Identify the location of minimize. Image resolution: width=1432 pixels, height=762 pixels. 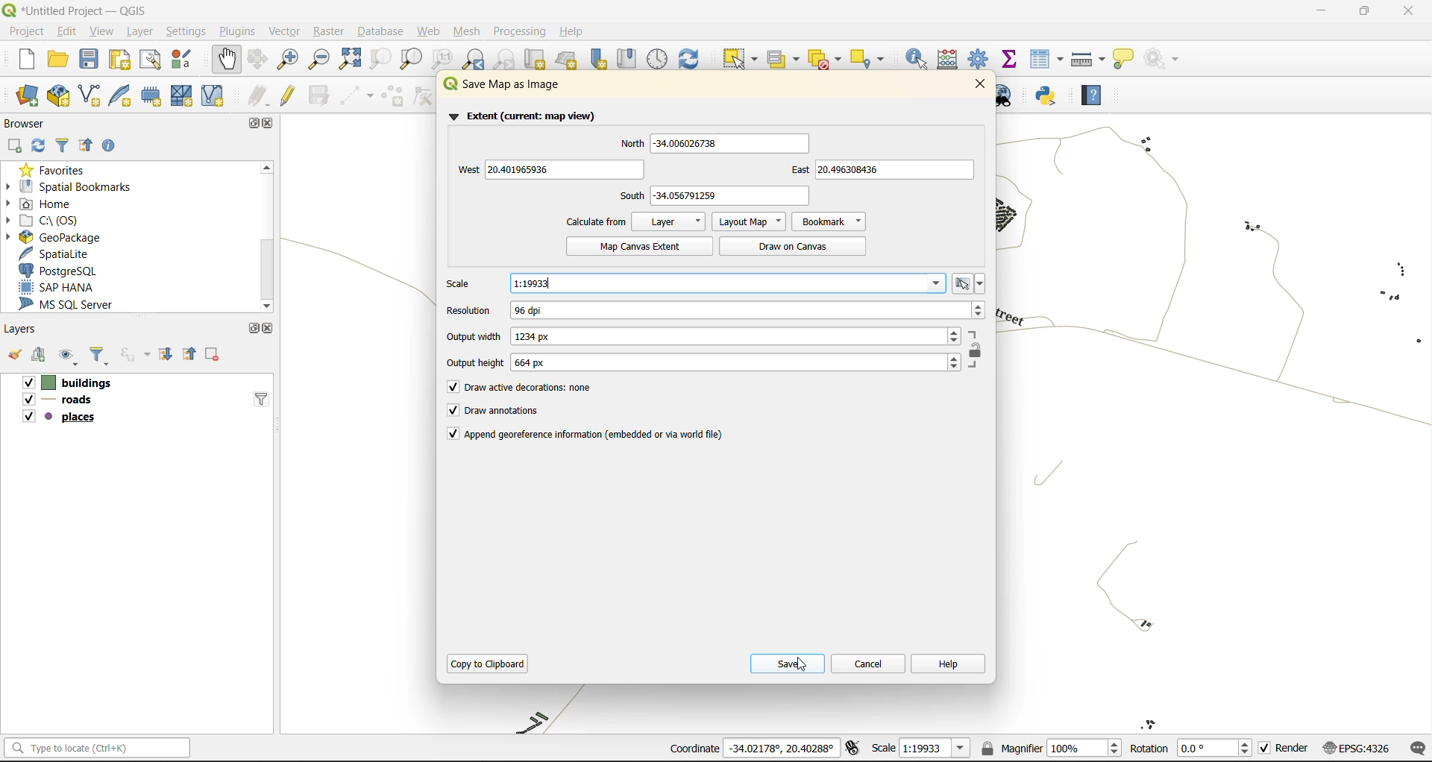
(1320, 11).